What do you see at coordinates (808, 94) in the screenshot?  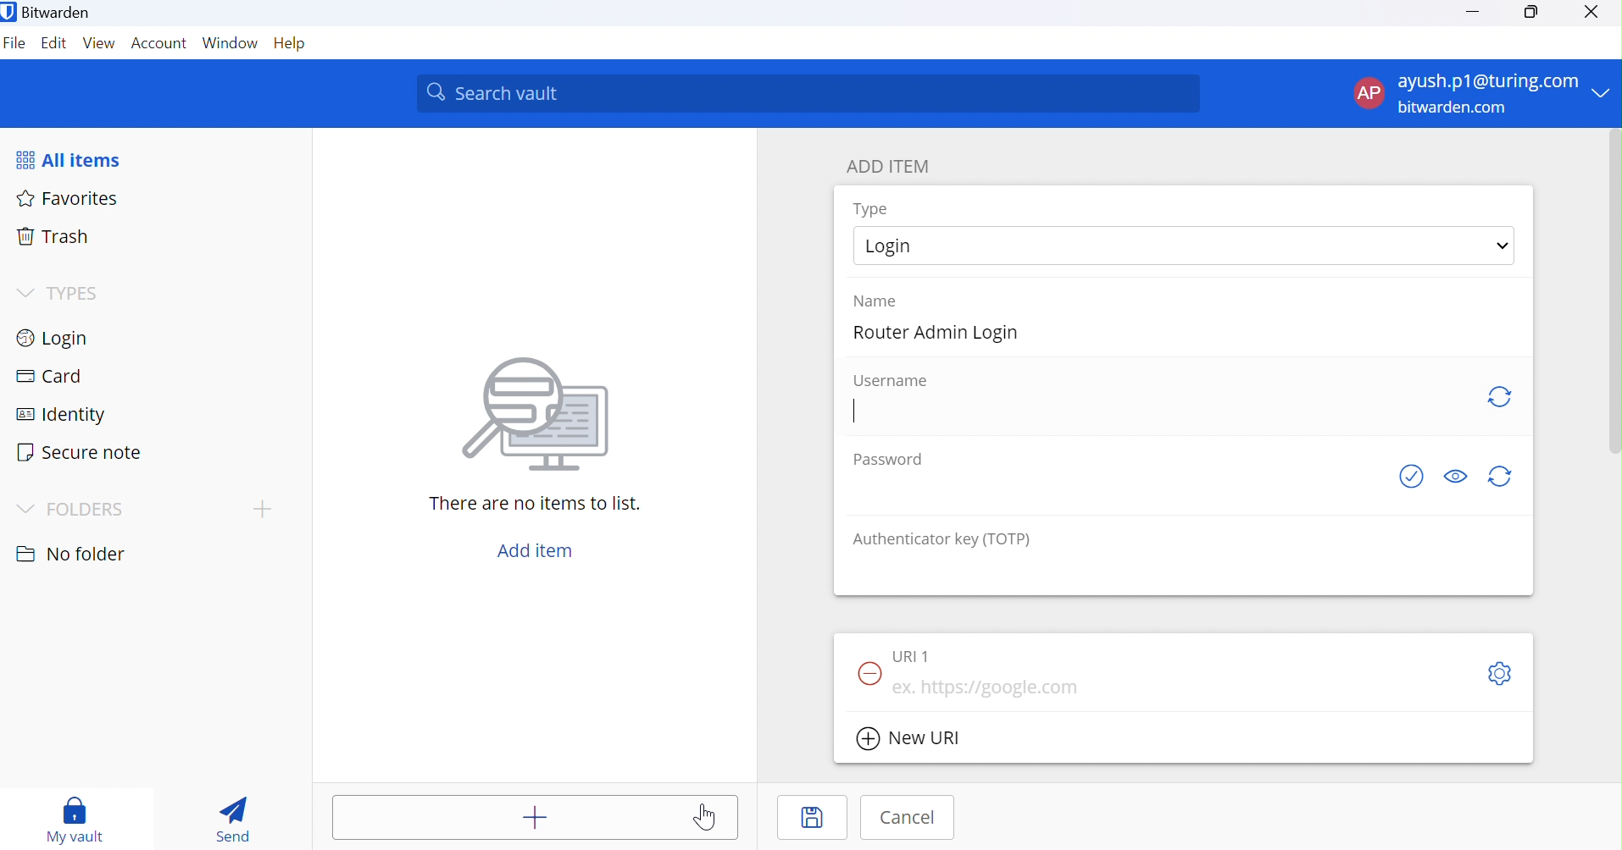 I see `Search vaiut` at bounding box center [808, 94].